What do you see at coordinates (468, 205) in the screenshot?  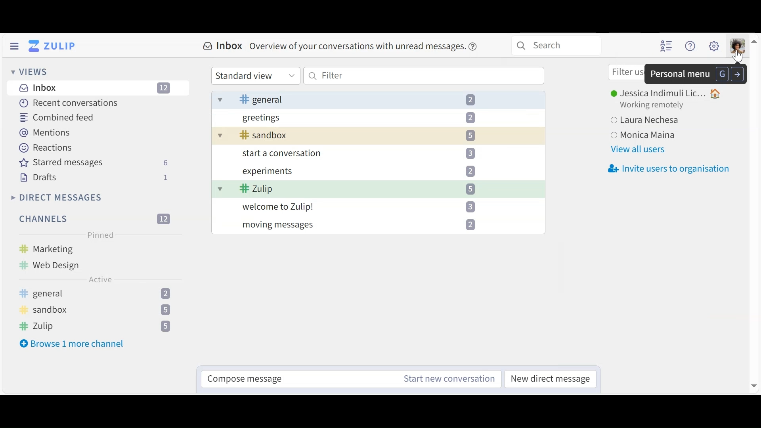 I see `3` at bounding box center [468, 205].